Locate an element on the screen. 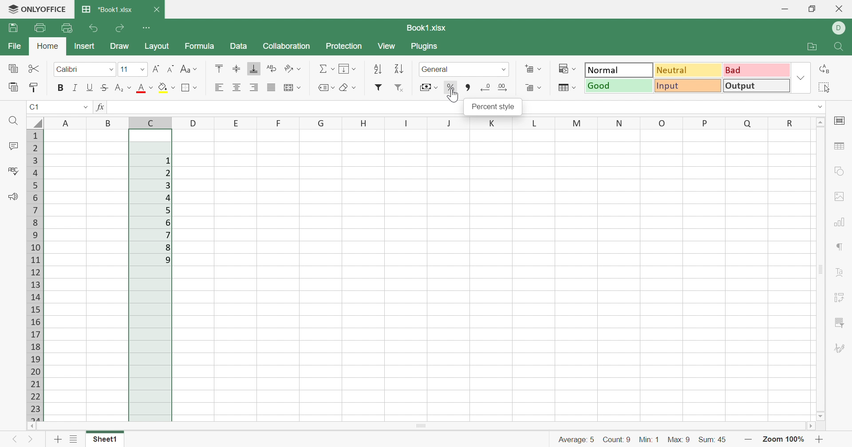 The height and width of the screenshot is (447, 852). Sum: 45 is located at coordinates (713, 440).